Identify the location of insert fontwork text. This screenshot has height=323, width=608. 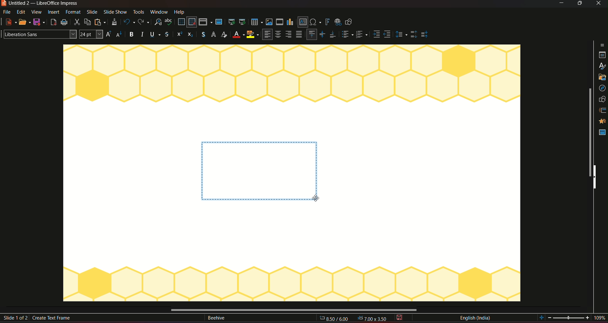
(327, 22).